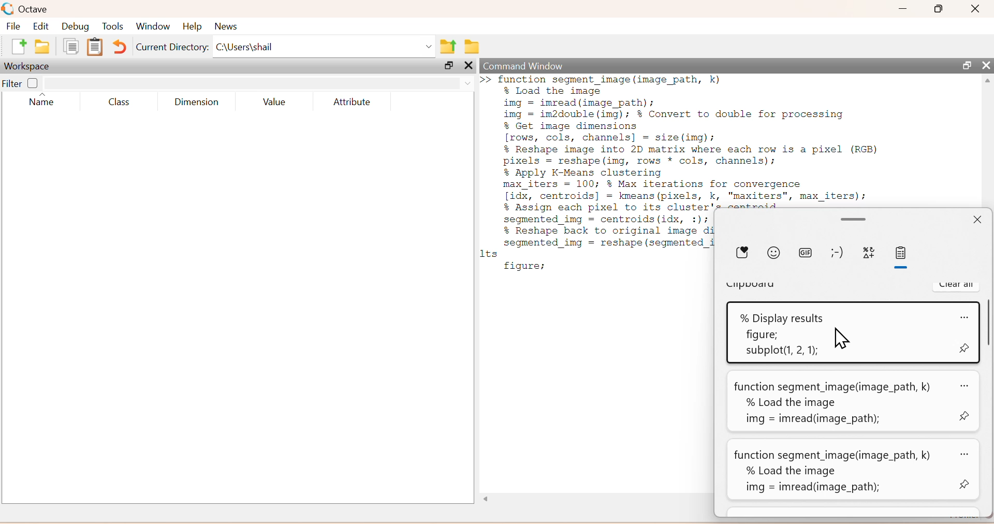 The height and width of the screenshot is (524, 994). I want to click on Window, so click(151, 27).